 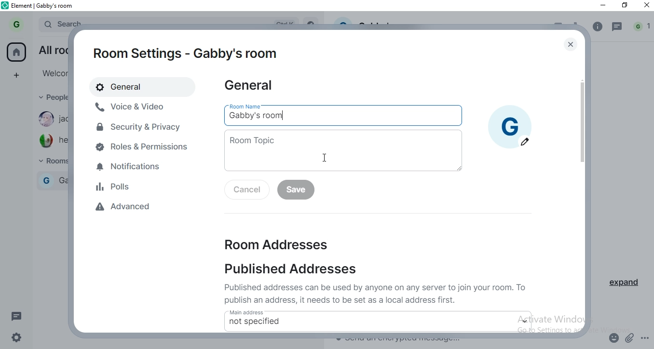 I want to click on roles & permissions, so click(x=144, y=148).